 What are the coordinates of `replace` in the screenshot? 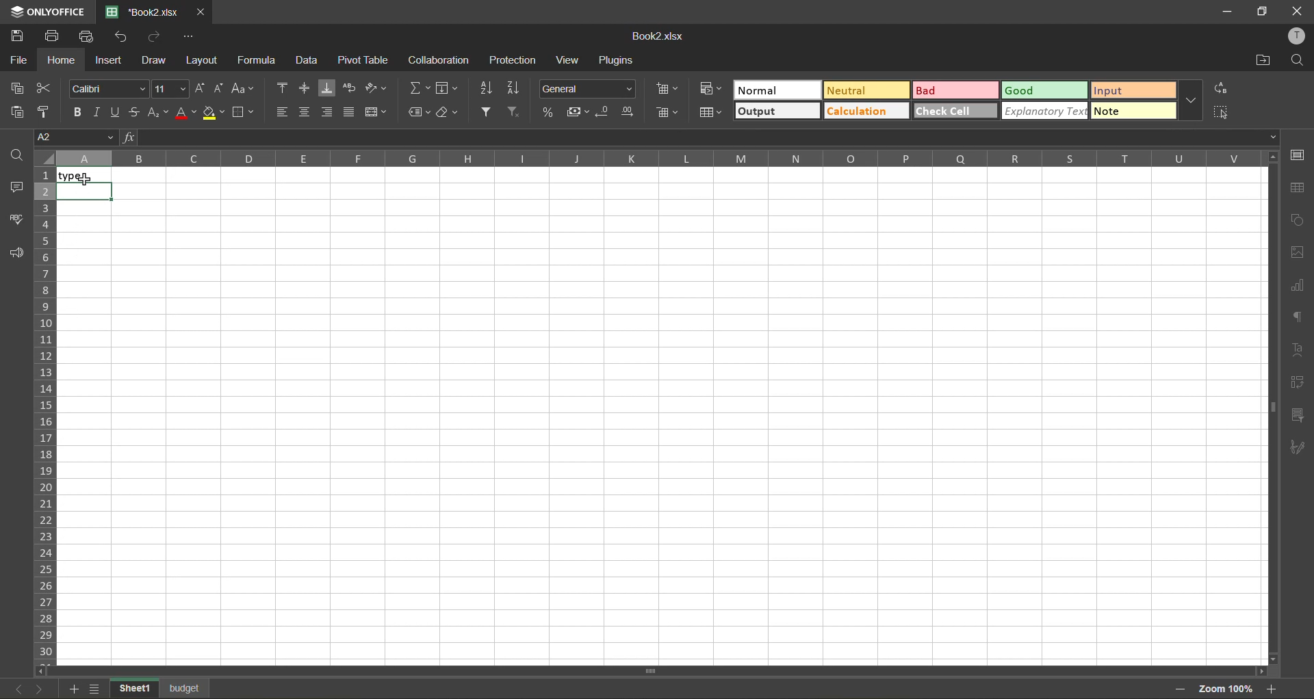 It's located at (1220, 89).